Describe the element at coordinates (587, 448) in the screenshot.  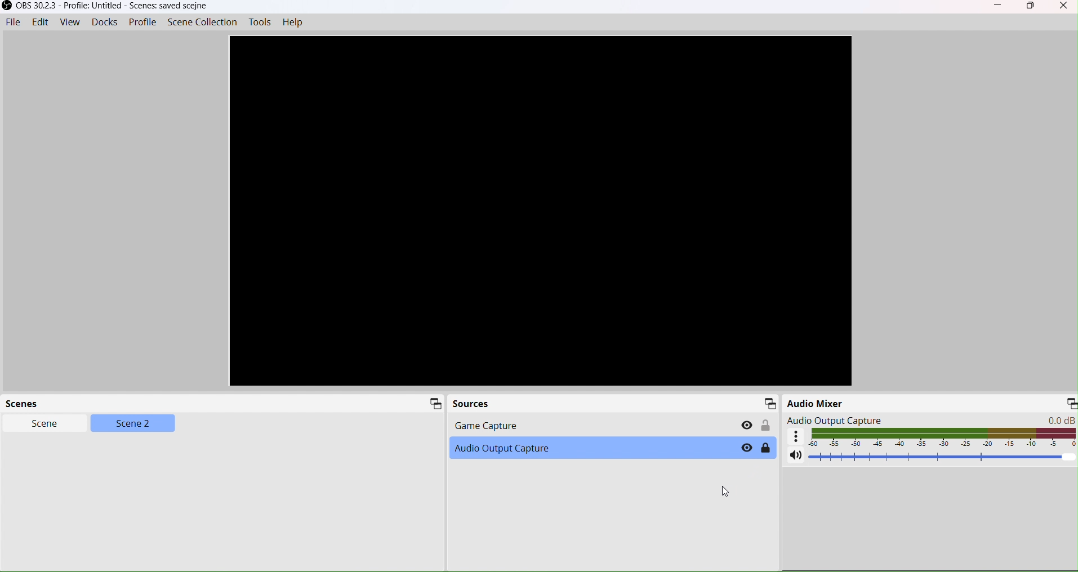
I see `Audio Capture` at that location.